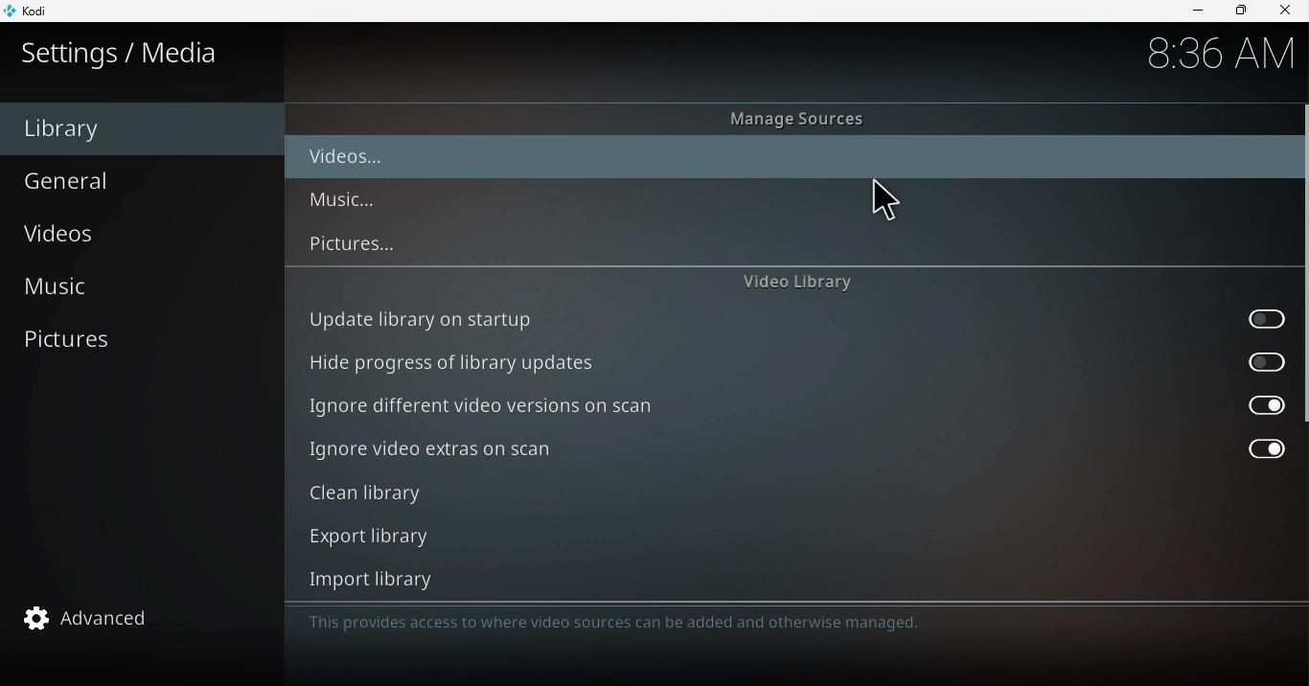  What do you see at coordinates (357, 159) in the screenshot?
I see `Videos` at bounding box center [357, 159].